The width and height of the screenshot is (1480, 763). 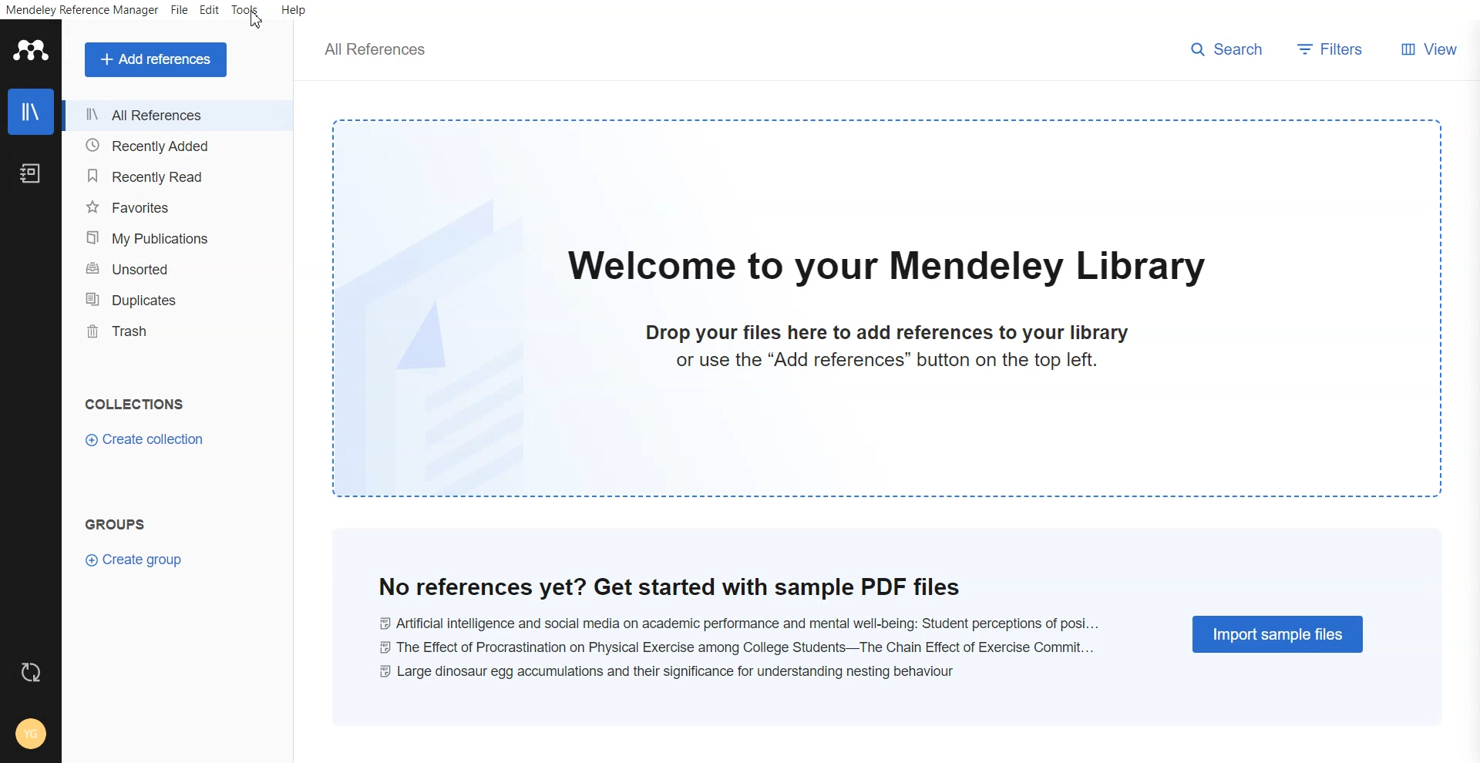 What do you see at coordinates (1332, 51) in the screenshot?
I see `Filters` at bounding box center [1332, 51].